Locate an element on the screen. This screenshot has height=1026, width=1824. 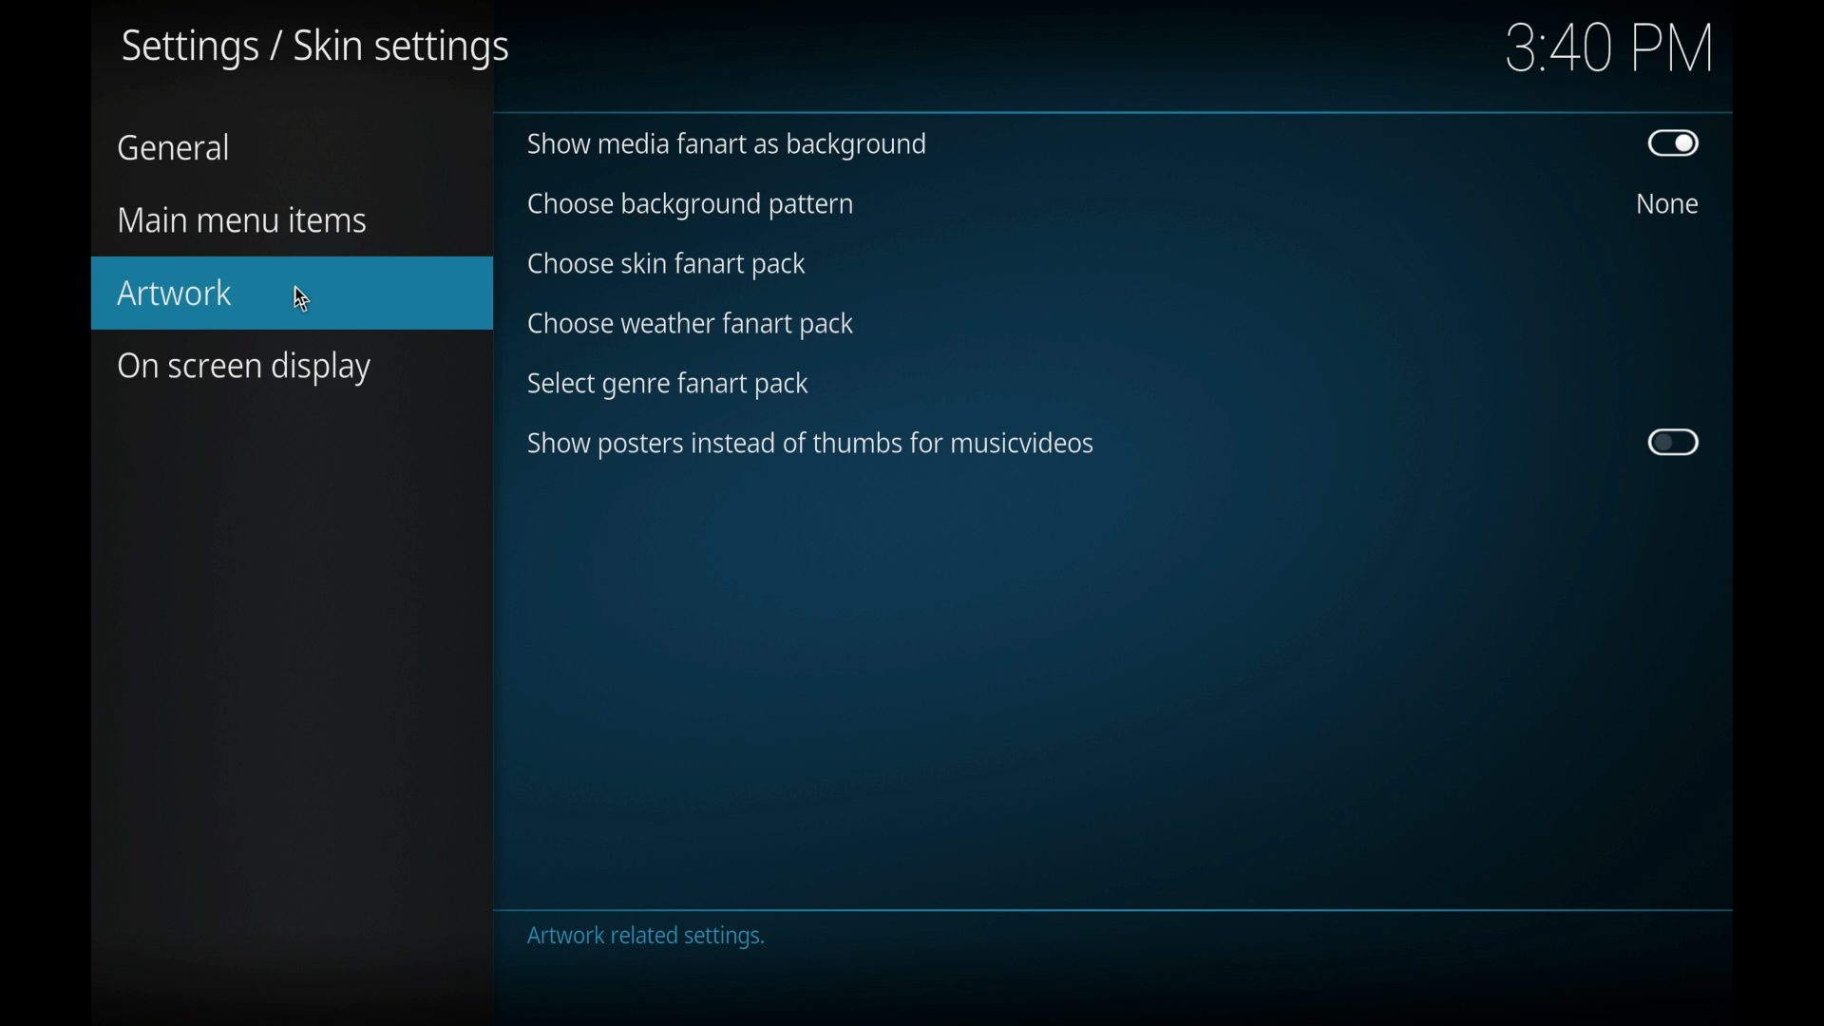
show media is located at coordinates (726, 146).